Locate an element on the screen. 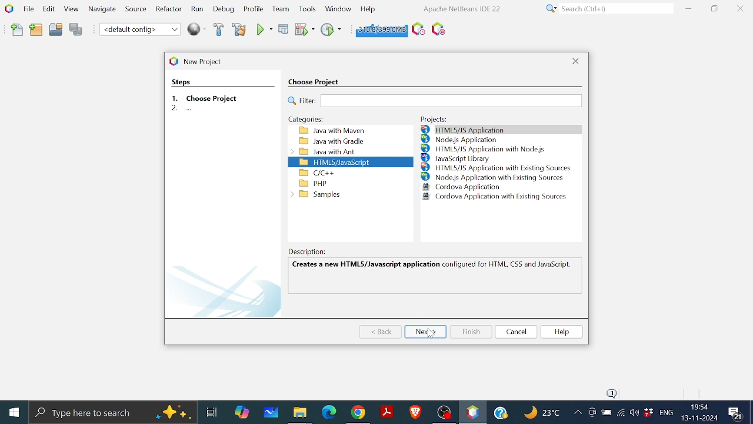  Team is located at coordinates (279, 9).